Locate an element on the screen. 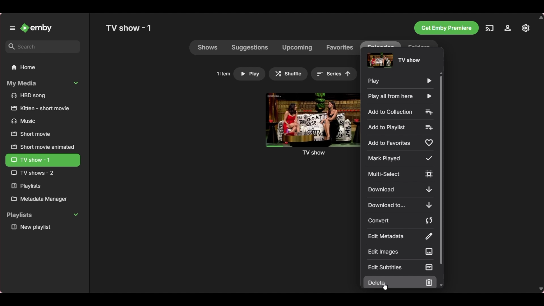 Image resolution: width=544 pixels, height=306 pixels. Delete, highlighted is located at coordinates (400, 282).